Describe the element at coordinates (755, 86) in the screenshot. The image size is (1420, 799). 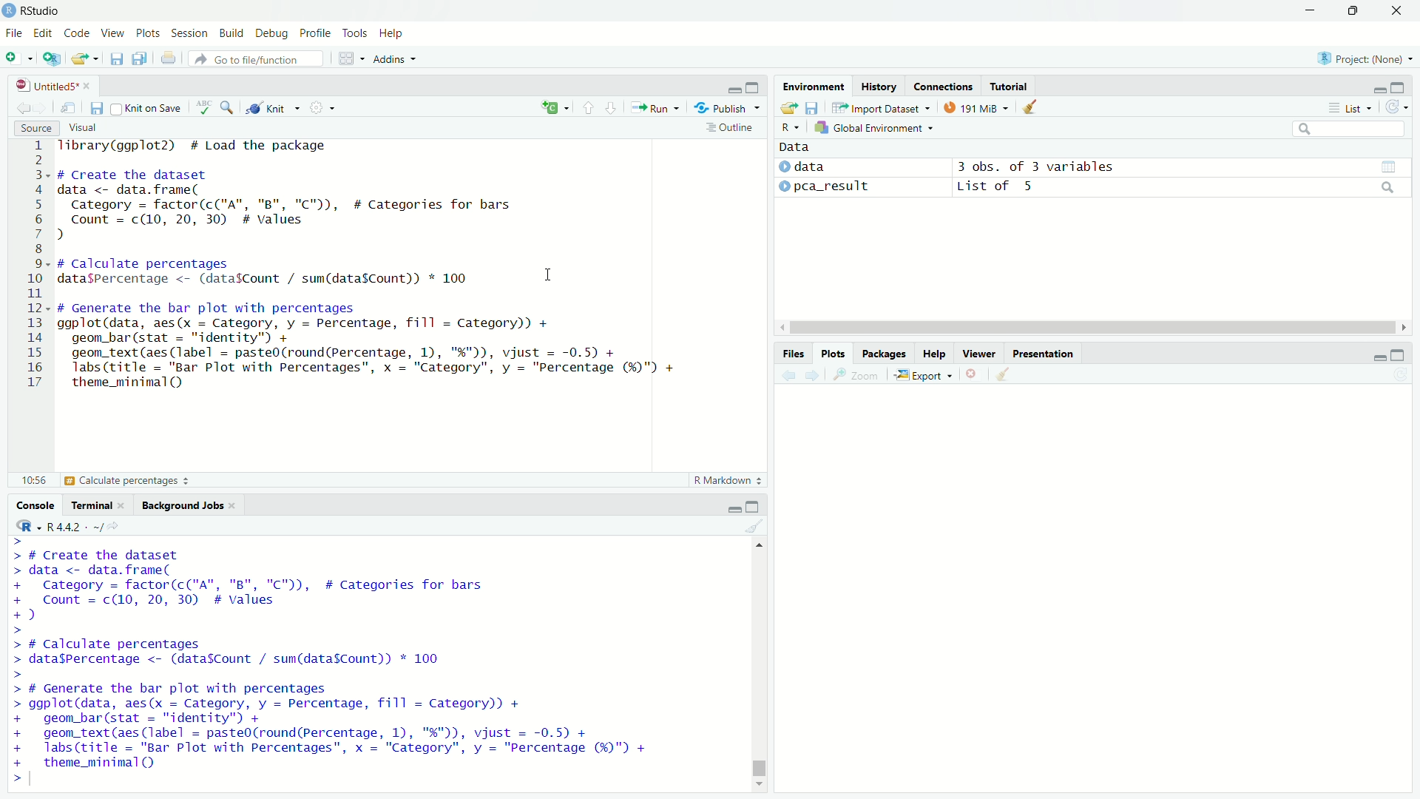
I see `maximize` at that location.